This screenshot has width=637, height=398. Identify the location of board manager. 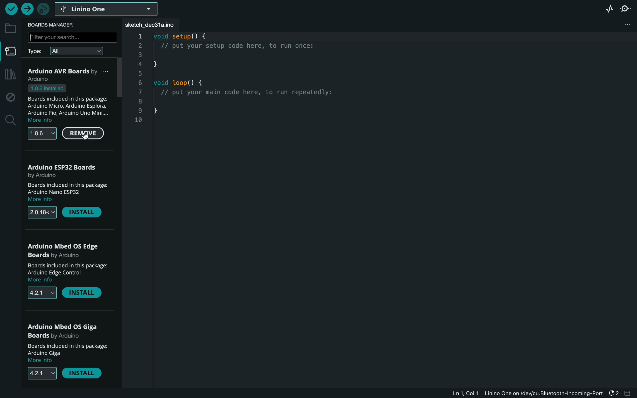
(10, 51).